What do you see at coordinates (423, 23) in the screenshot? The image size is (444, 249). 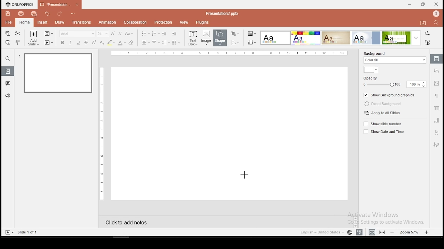 I see `open file location` at bounding box center [423, 23].